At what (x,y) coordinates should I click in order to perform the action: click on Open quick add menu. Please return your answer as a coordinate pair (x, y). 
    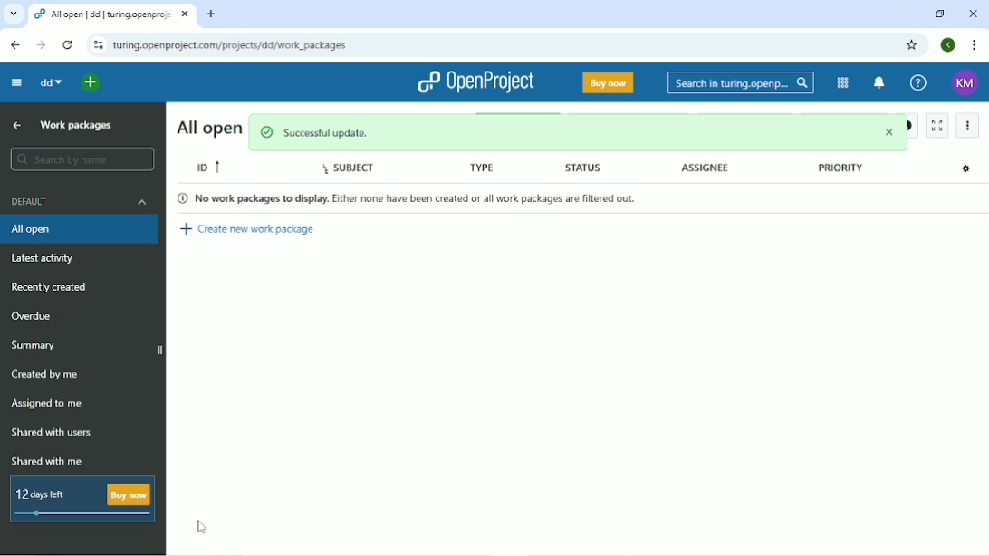
    Looking at the image, I should click on (91, 84).